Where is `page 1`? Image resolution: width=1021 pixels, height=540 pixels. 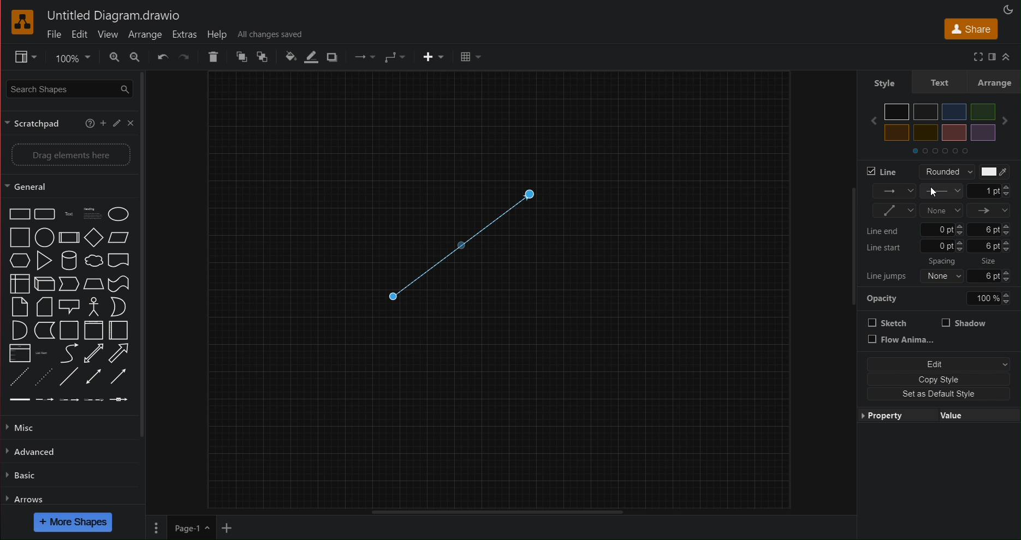 page 1 is located at coordinates (191, 527).